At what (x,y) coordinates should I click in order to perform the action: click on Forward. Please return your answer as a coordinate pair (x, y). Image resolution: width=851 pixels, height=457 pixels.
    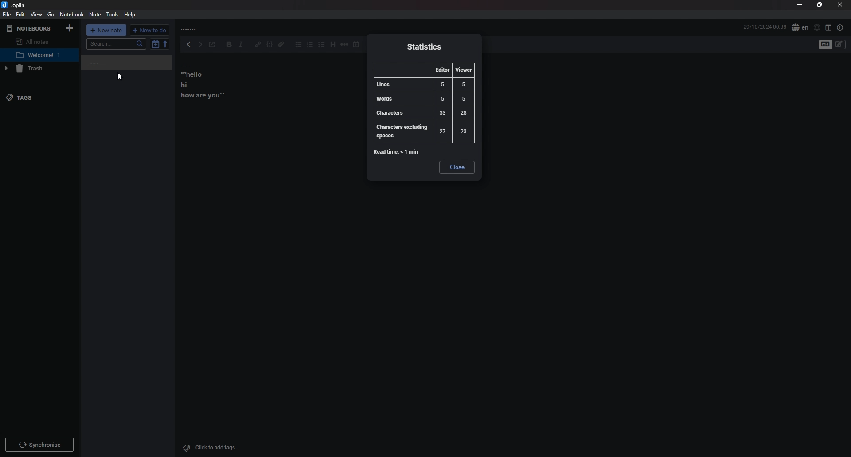
    Looking at the image, I should click on (199, 45).